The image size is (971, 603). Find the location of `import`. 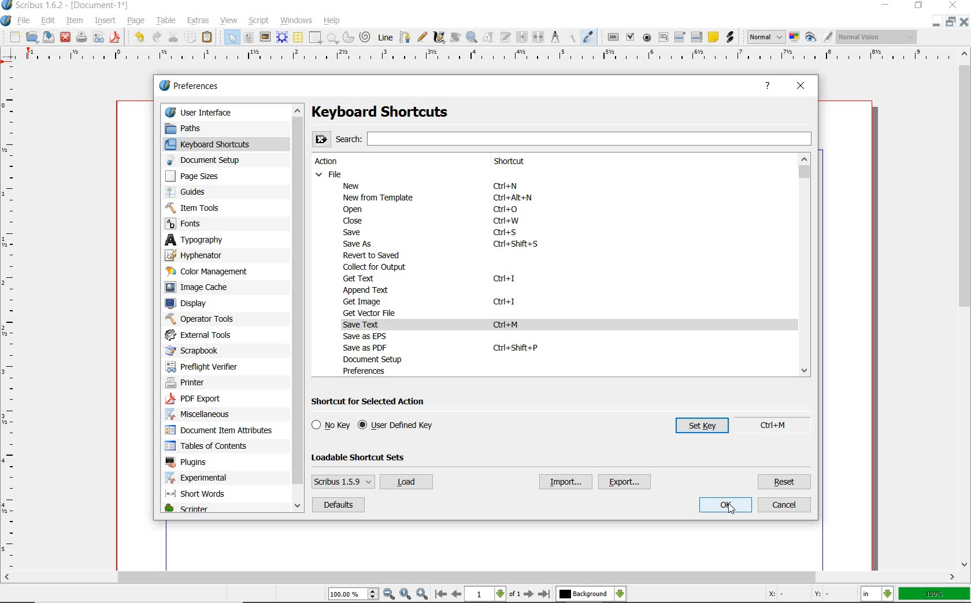

import is located at coordinates (564, 482).